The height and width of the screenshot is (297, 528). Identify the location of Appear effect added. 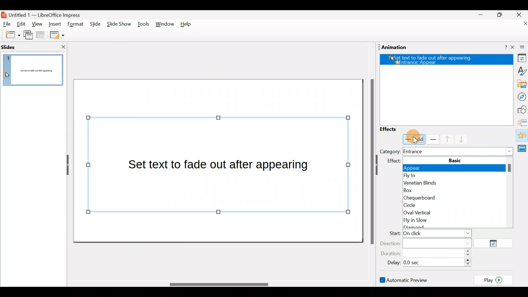
(444, 61).